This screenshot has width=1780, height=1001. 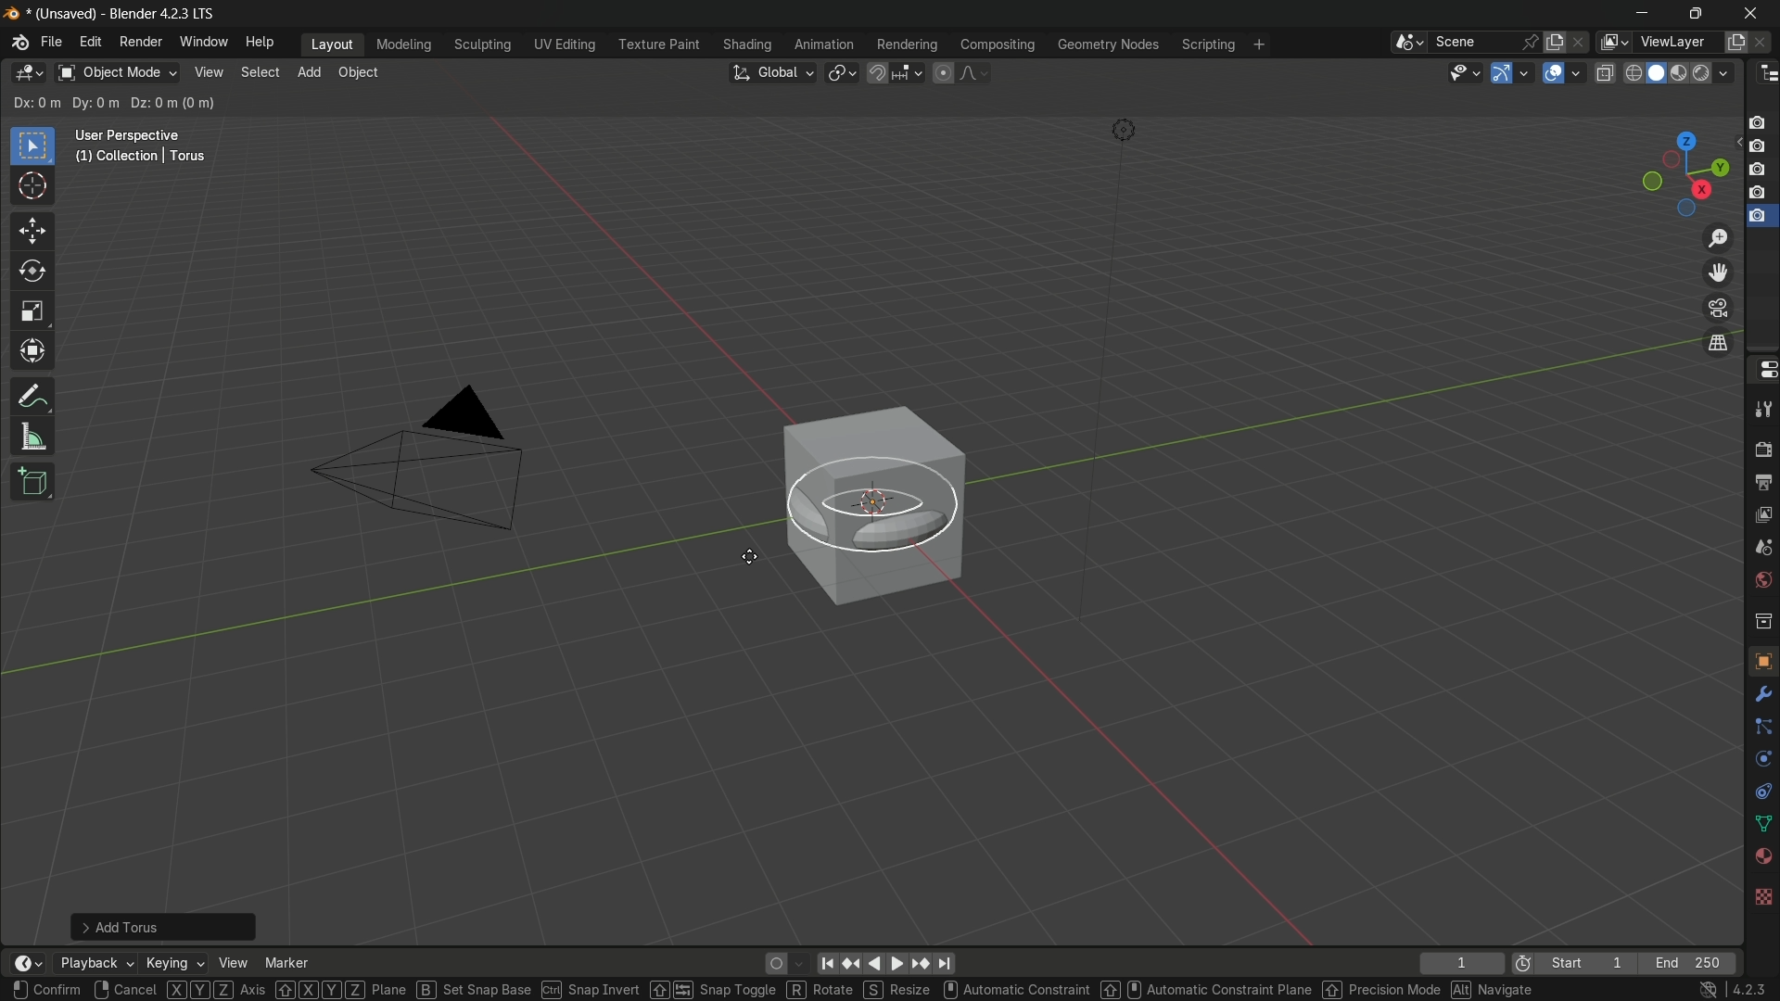 What do you see at coordinates (117, 73) in the screenshot?
I see `object mode` at bounding box center [117, 73].